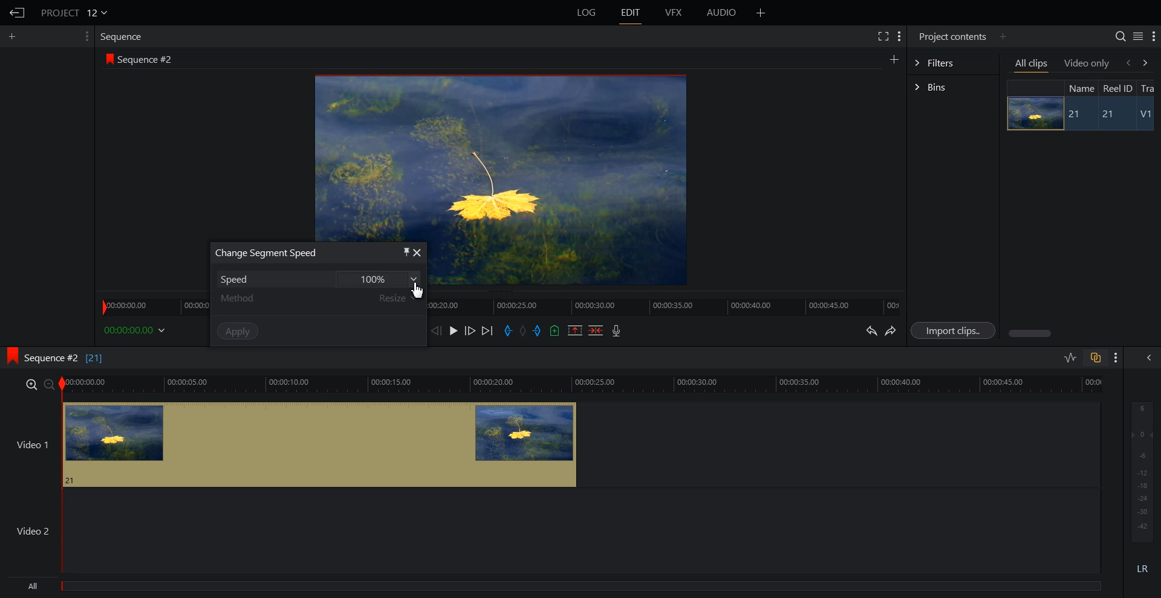  What do you see at coordinates (1032, 113) in the screenshot?
I see `Image` at bounding box center [1032, 113].